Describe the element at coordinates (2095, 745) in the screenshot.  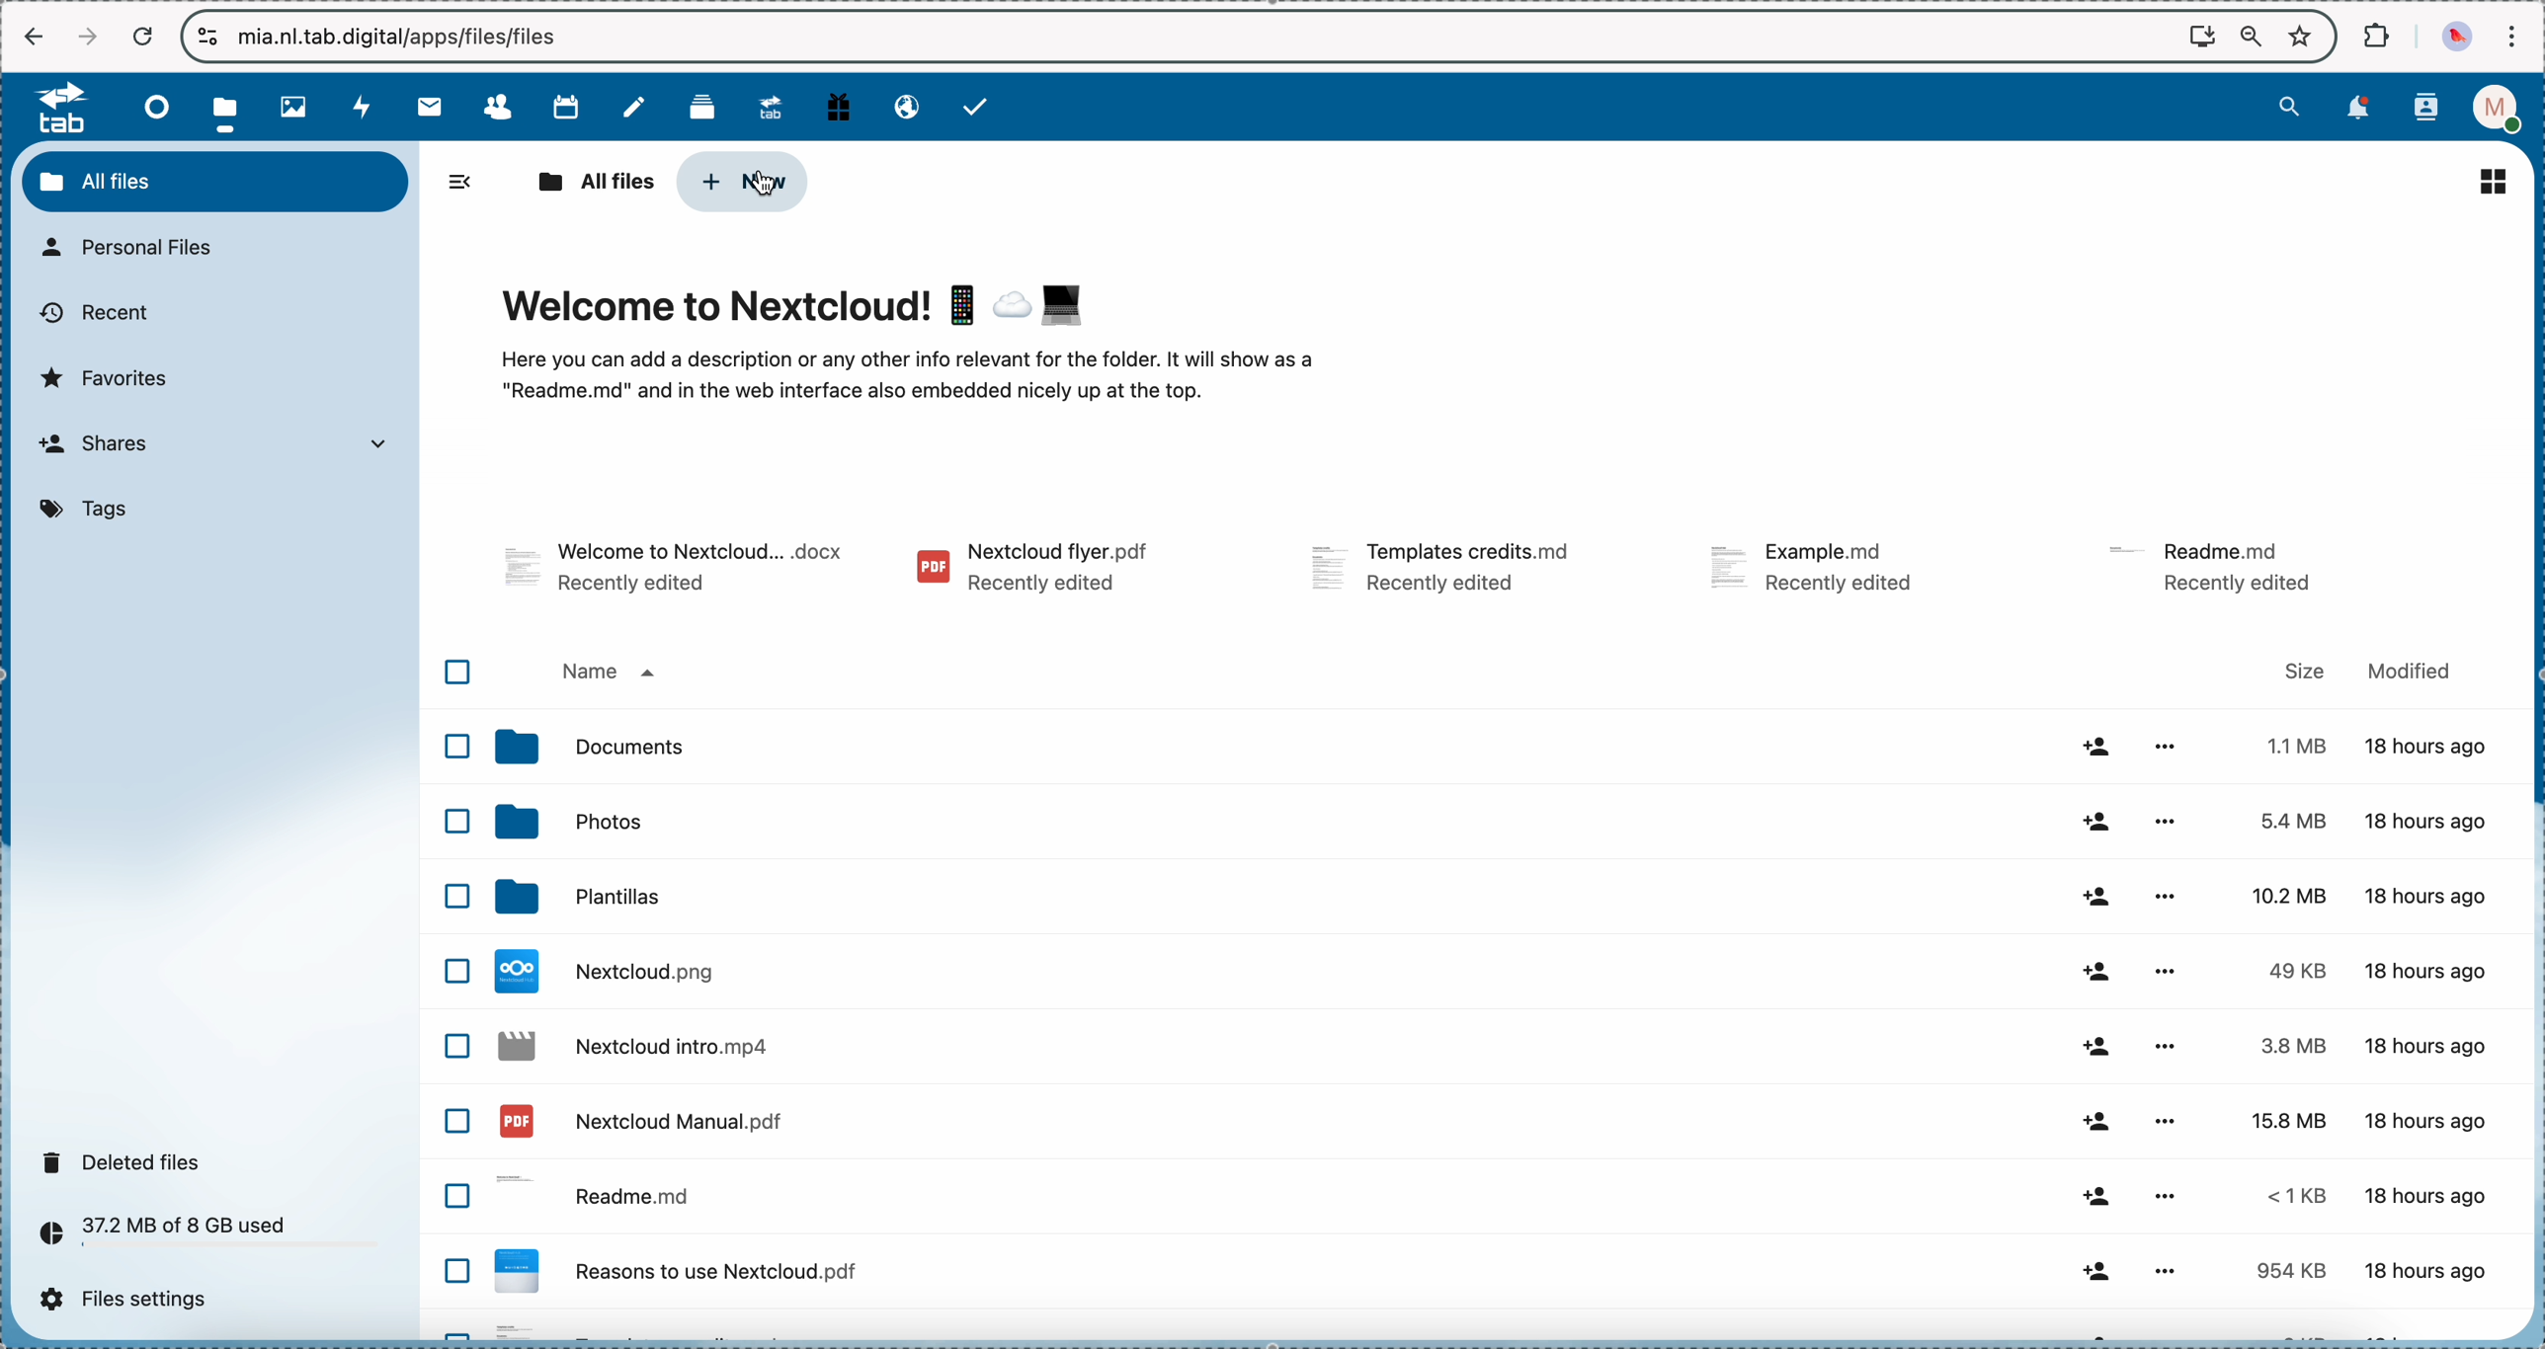
I see `share` at that location.